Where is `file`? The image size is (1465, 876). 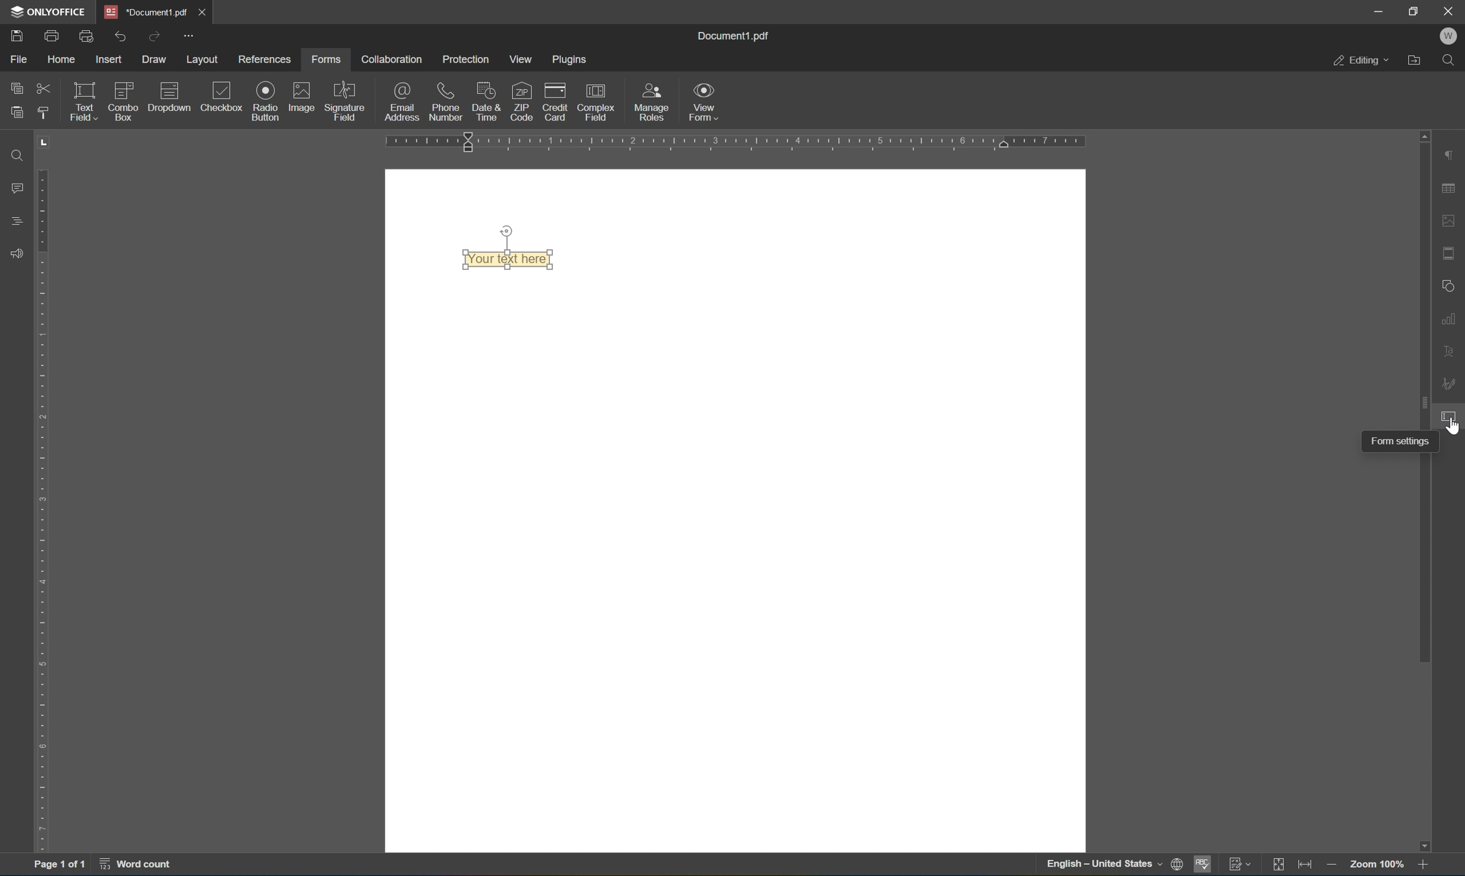 file is located at coordinates (21, 60).